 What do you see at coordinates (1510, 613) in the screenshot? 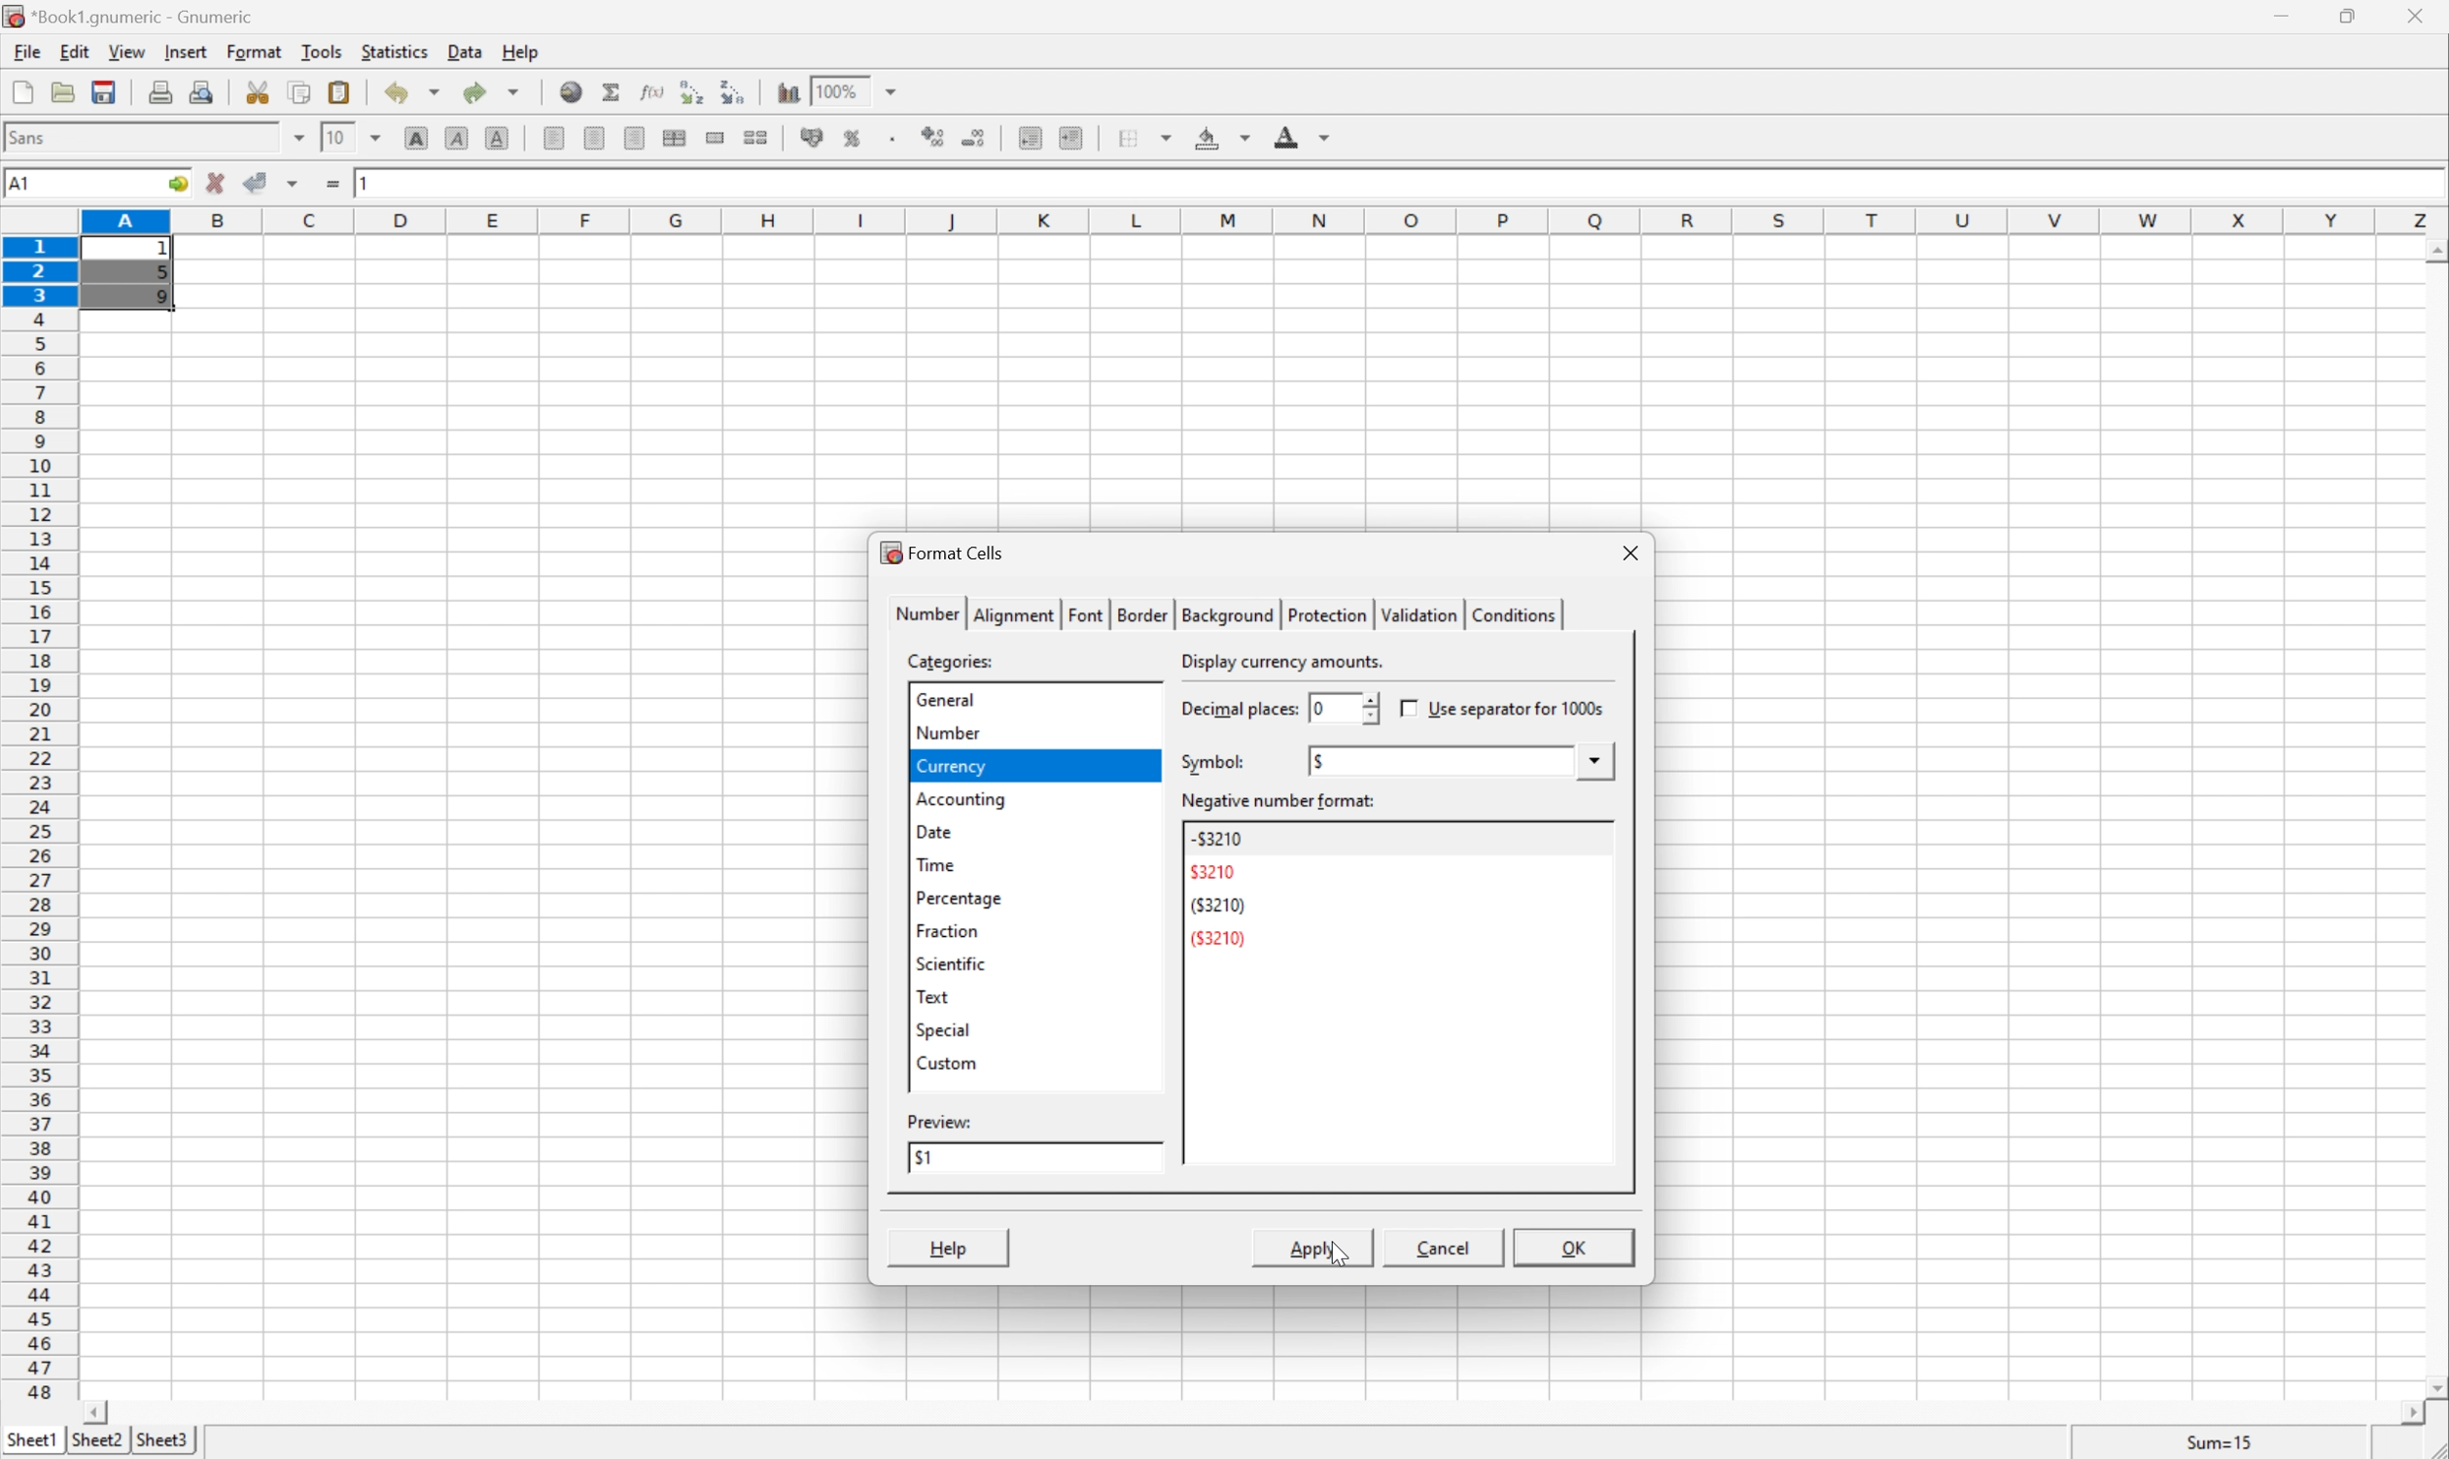
I see `conditions` at bounding box center [1510, 613].